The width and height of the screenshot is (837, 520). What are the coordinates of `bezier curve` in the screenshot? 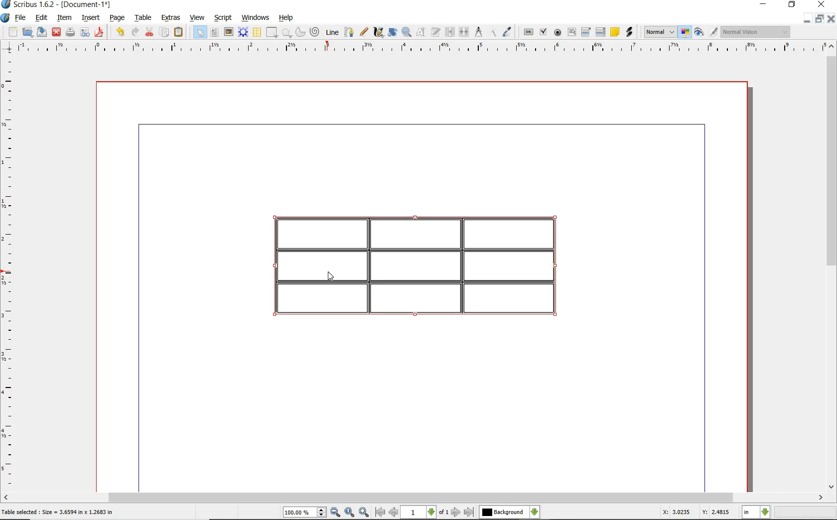 It's located at (349, 33).